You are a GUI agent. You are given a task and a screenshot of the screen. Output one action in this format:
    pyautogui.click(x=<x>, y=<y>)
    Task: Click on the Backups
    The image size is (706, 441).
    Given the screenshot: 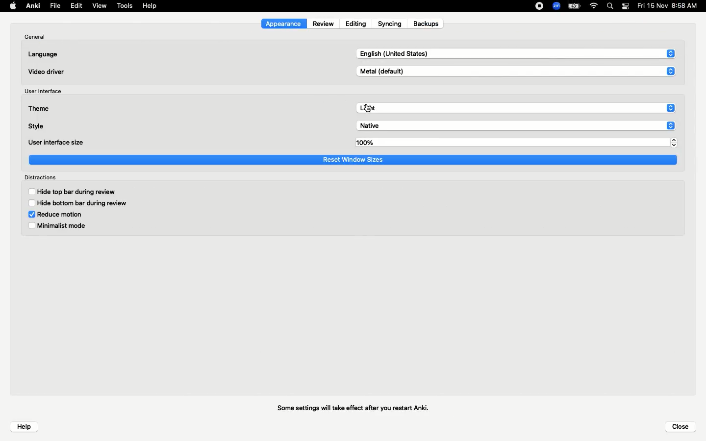 What is the action you would take?
    pyautogui.click(x=425, y=24)
    